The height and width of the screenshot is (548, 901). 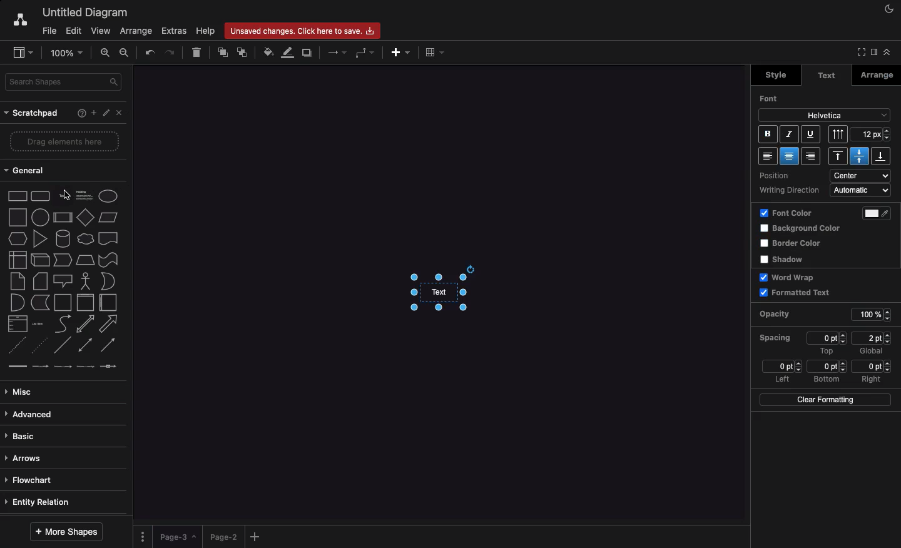 What do you see at coordinates (84, 324) in the screenshot?
I see `bidirectional arrow` at bounding box center [84, 324].